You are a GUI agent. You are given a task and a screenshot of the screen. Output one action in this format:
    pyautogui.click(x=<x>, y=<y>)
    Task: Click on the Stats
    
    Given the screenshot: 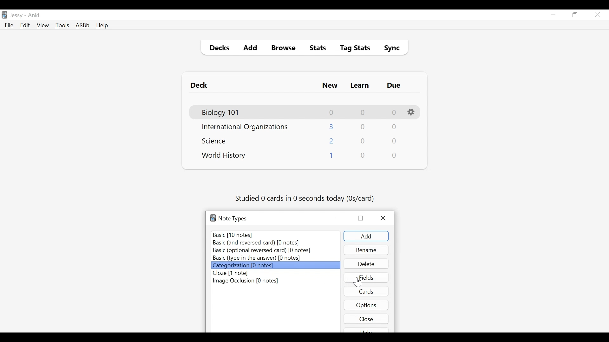 What is the action you would take?
    pyautogui.click(x=316, y=48)
    